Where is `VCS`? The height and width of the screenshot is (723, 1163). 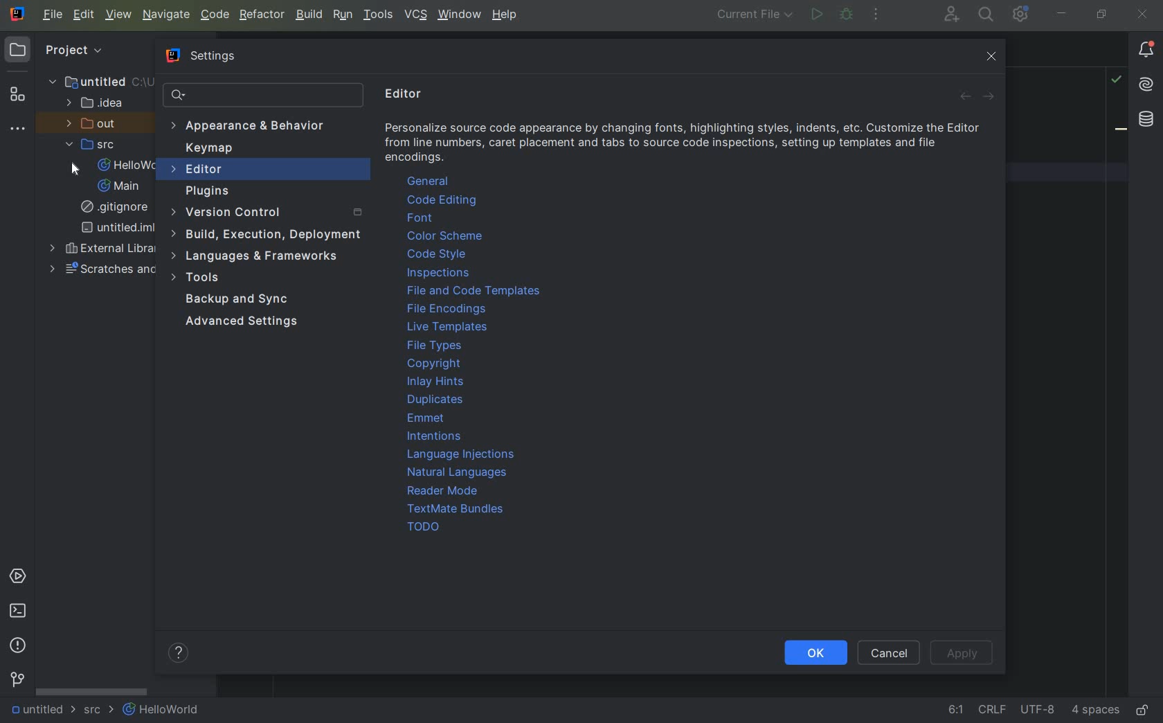 VCS is located at coordinates (415, 15).